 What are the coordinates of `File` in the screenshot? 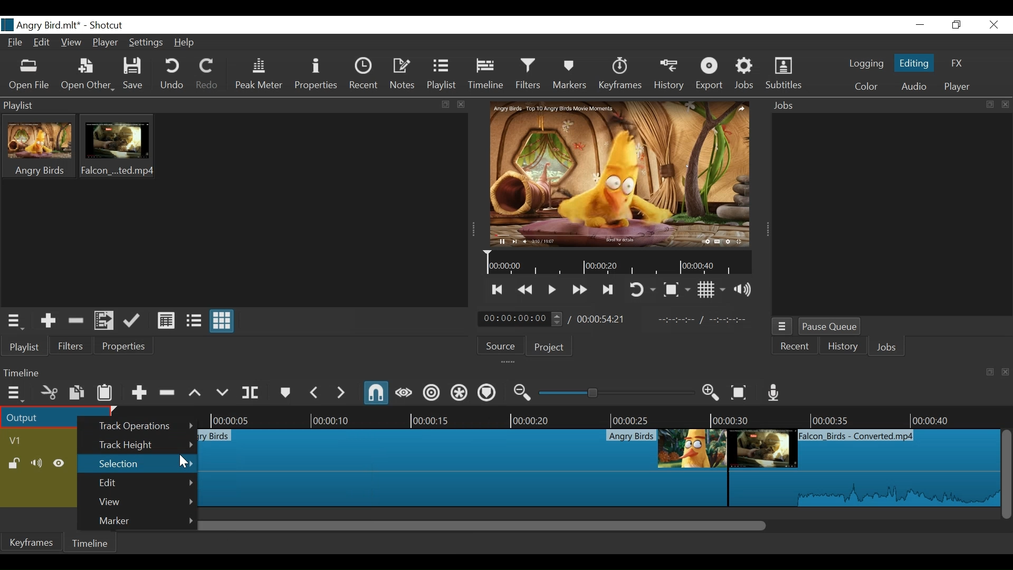 It's located at (15, 43).